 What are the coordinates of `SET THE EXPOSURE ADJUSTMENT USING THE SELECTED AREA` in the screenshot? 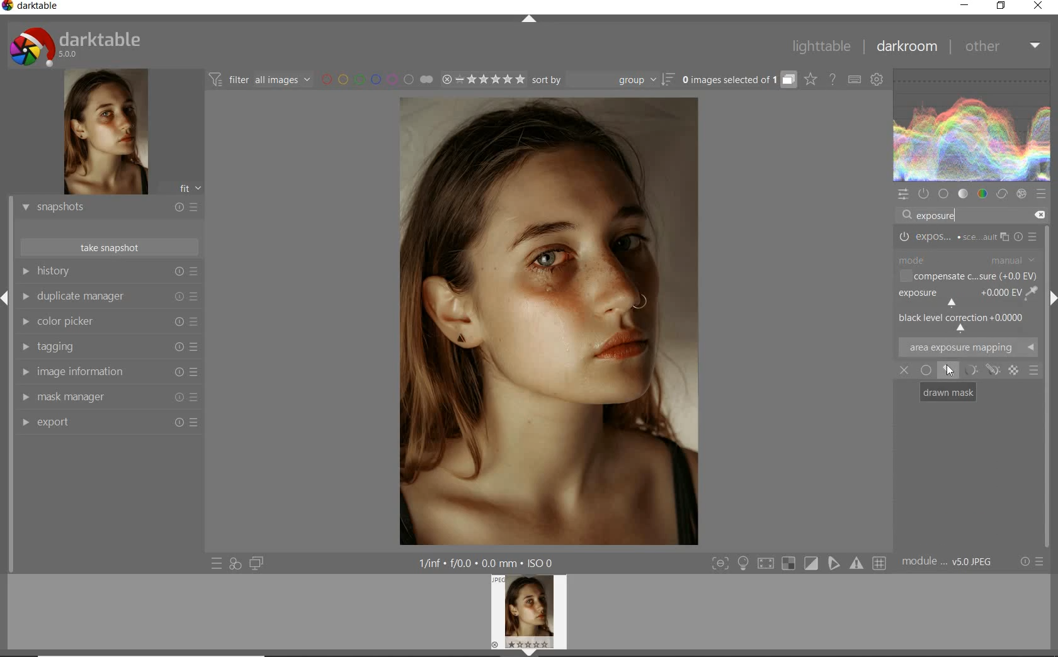 It's located at (1030, 293).